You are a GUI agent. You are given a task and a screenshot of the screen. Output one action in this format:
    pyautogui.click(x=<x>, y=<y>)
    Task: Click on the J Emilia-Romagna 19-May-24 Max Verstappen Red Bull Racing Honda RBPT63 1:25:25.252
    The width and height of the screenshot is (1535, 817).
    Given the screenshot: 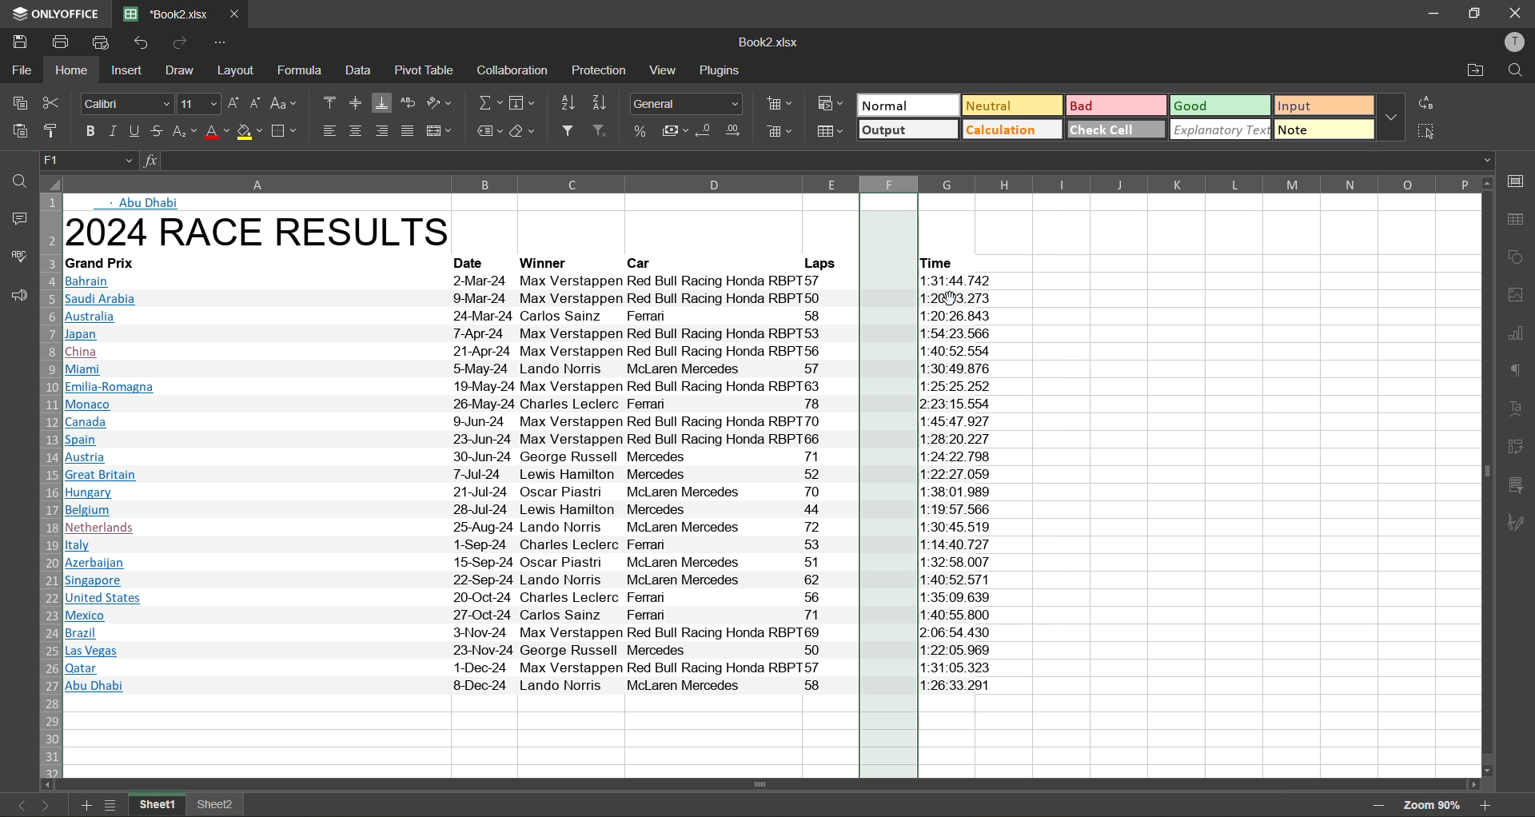 What is the action you would take?
    pyautogui.click(x=454, y=387)
    